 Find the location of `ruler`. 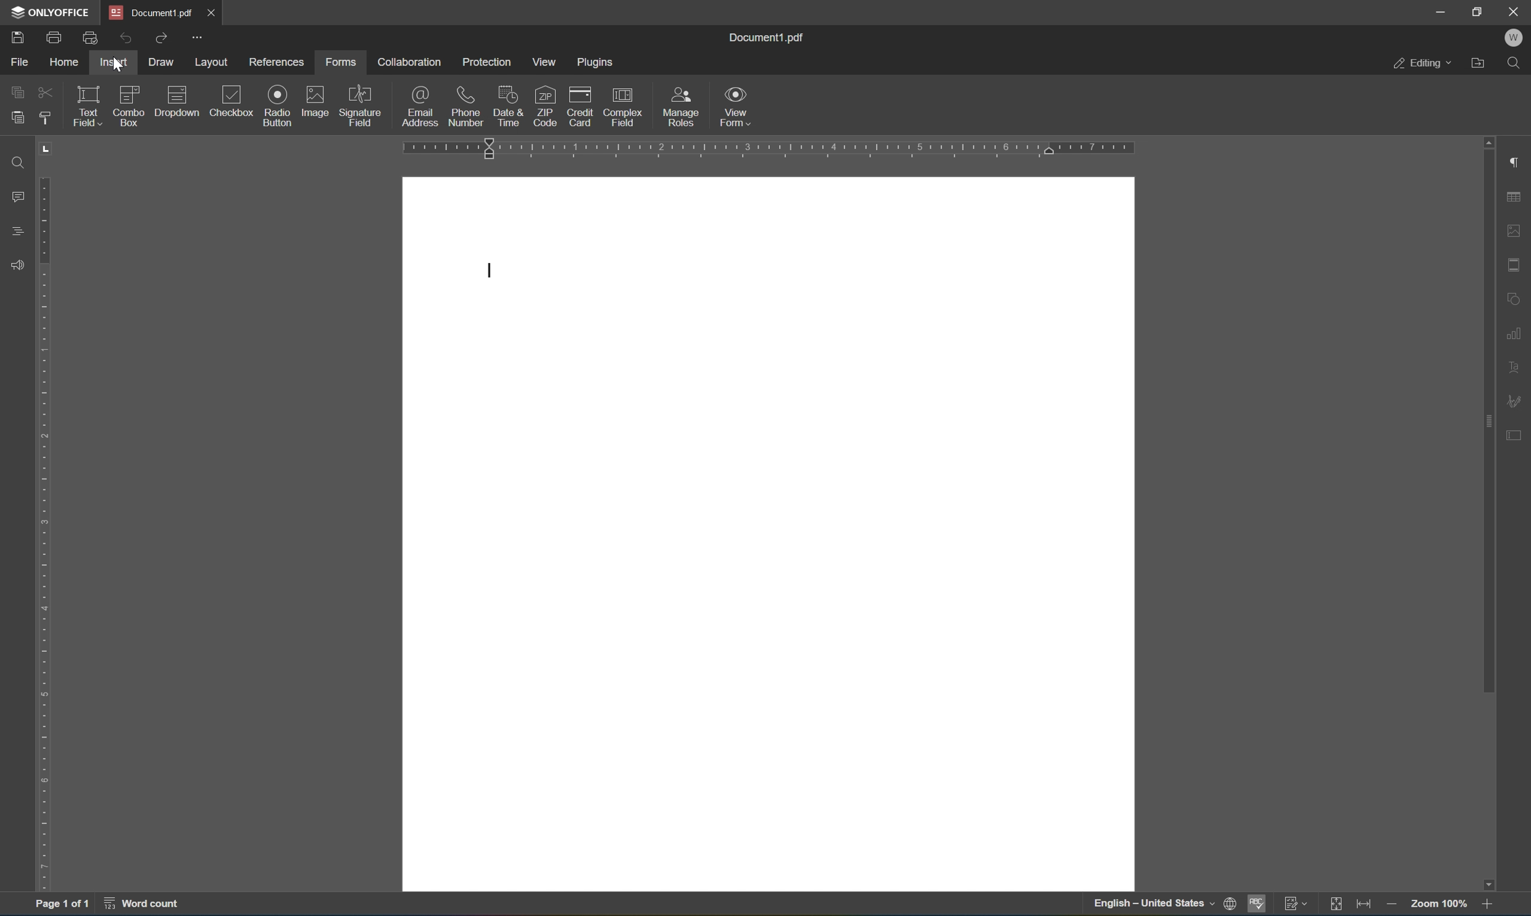

ruler is located at coordinates (766, 149).